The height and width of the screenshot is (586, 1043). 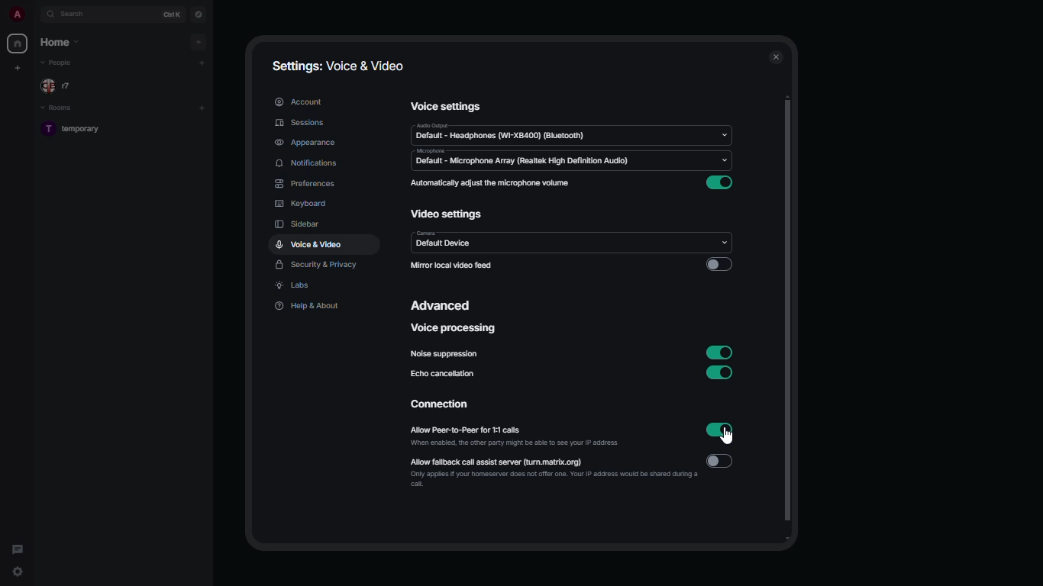 What do you see at coordinates (789, 319) in the screenshot?
I see `scroll bar` at bounding box center [789, 319].